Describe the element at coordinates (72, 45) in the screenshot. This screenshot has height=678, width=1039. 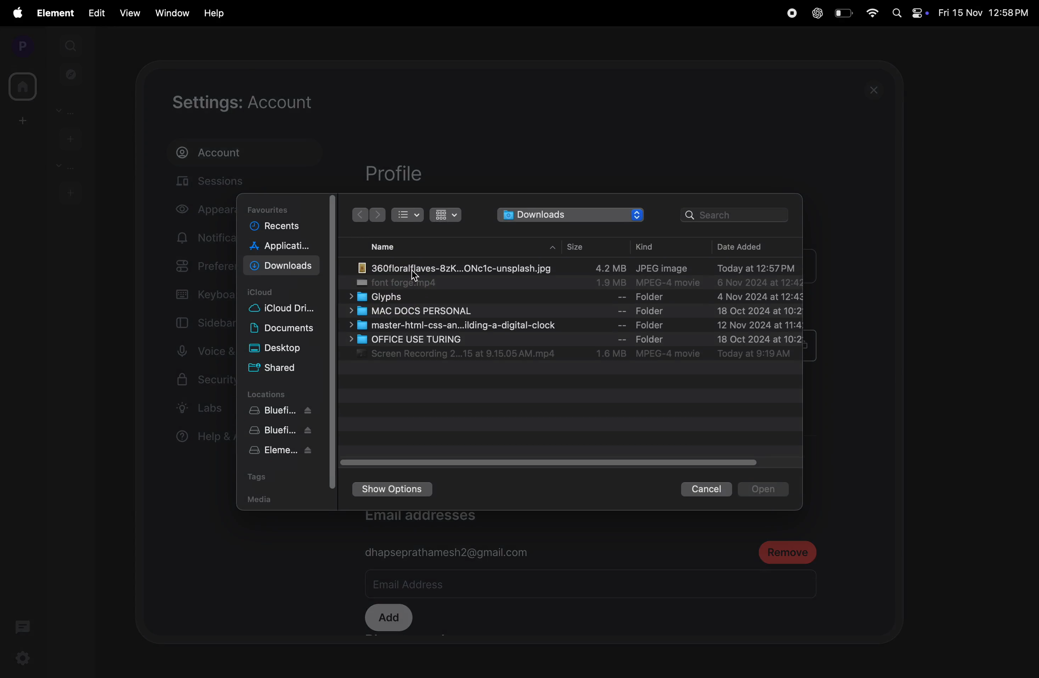
I see `search1` at that location.